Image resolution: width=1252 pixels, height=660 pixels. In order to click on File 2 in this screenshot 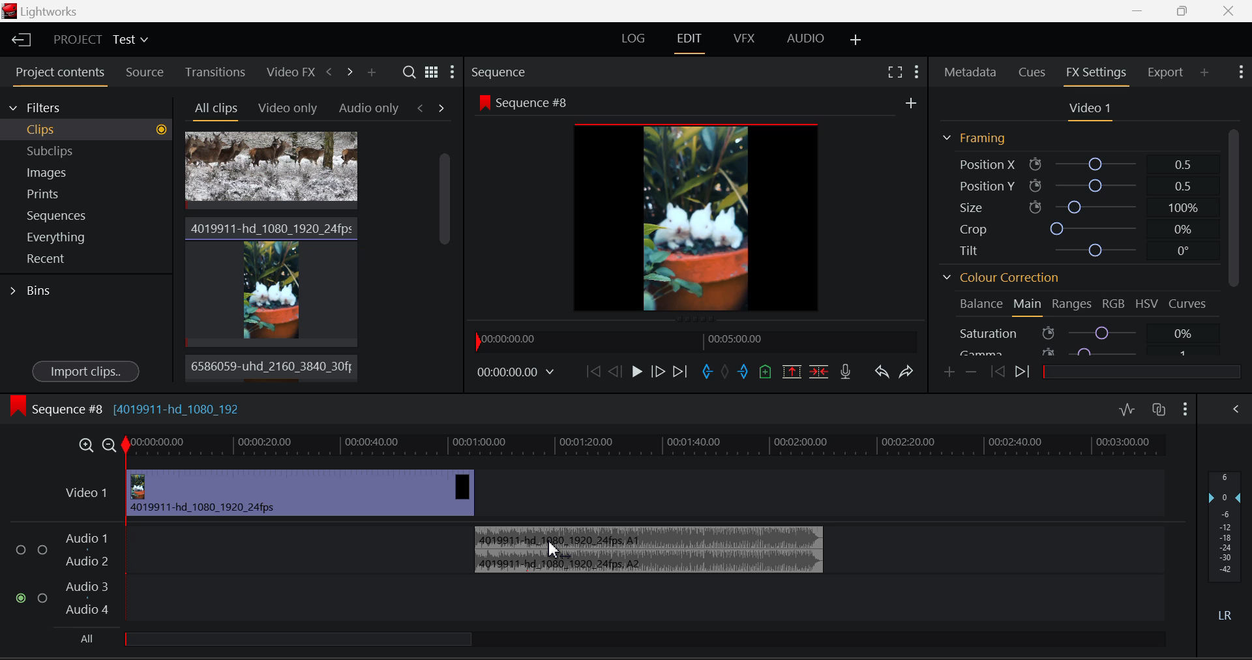, I will do `click(271, 280)`.